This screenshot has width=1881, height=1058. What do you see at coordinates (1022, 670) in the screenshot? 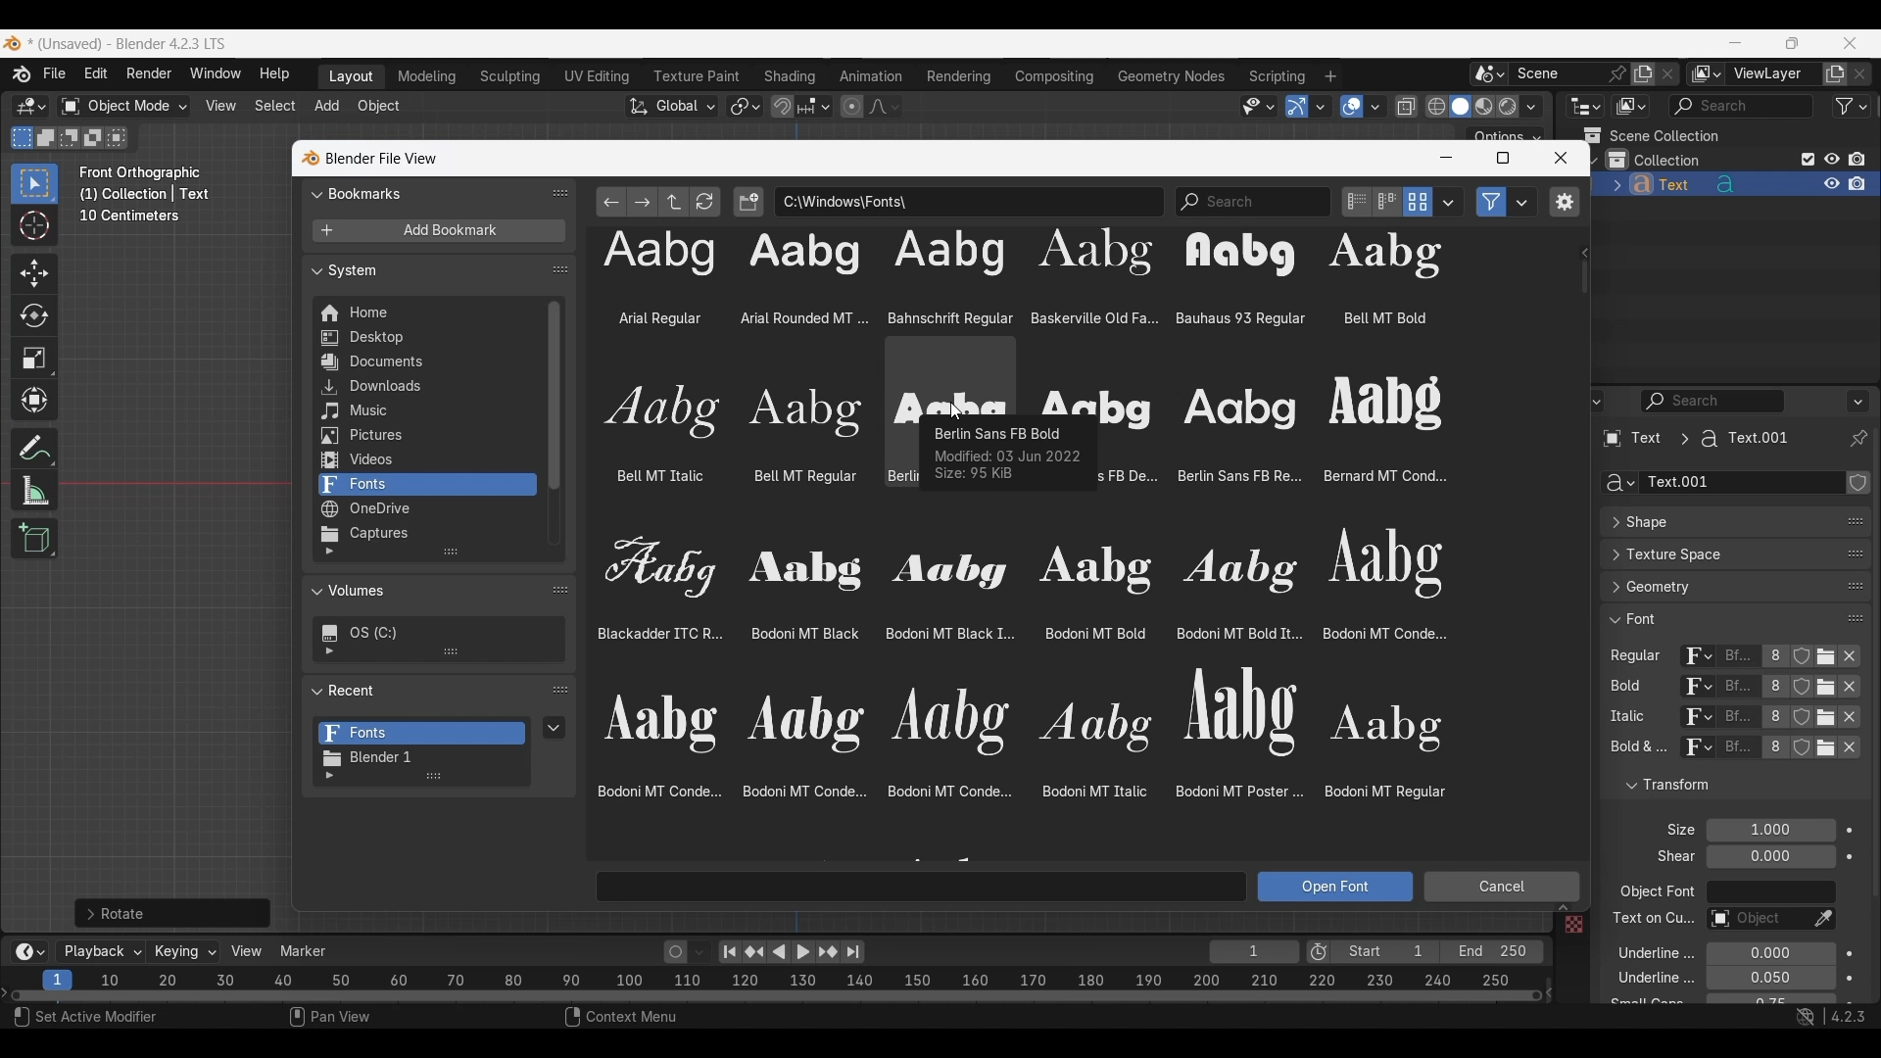
I see `font options` at bounding box center [1022, 670].